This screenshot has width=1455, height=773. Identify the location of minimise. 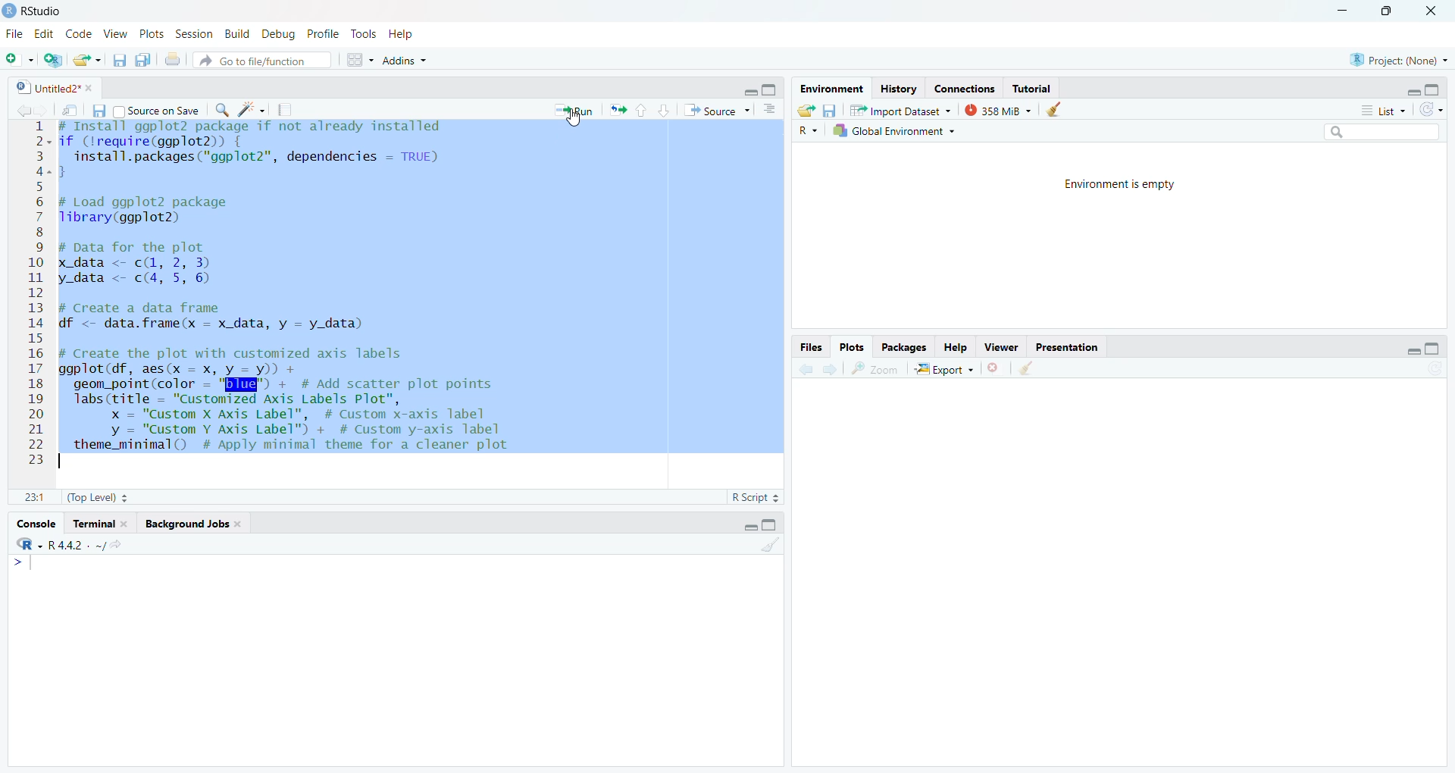
(746, 524).